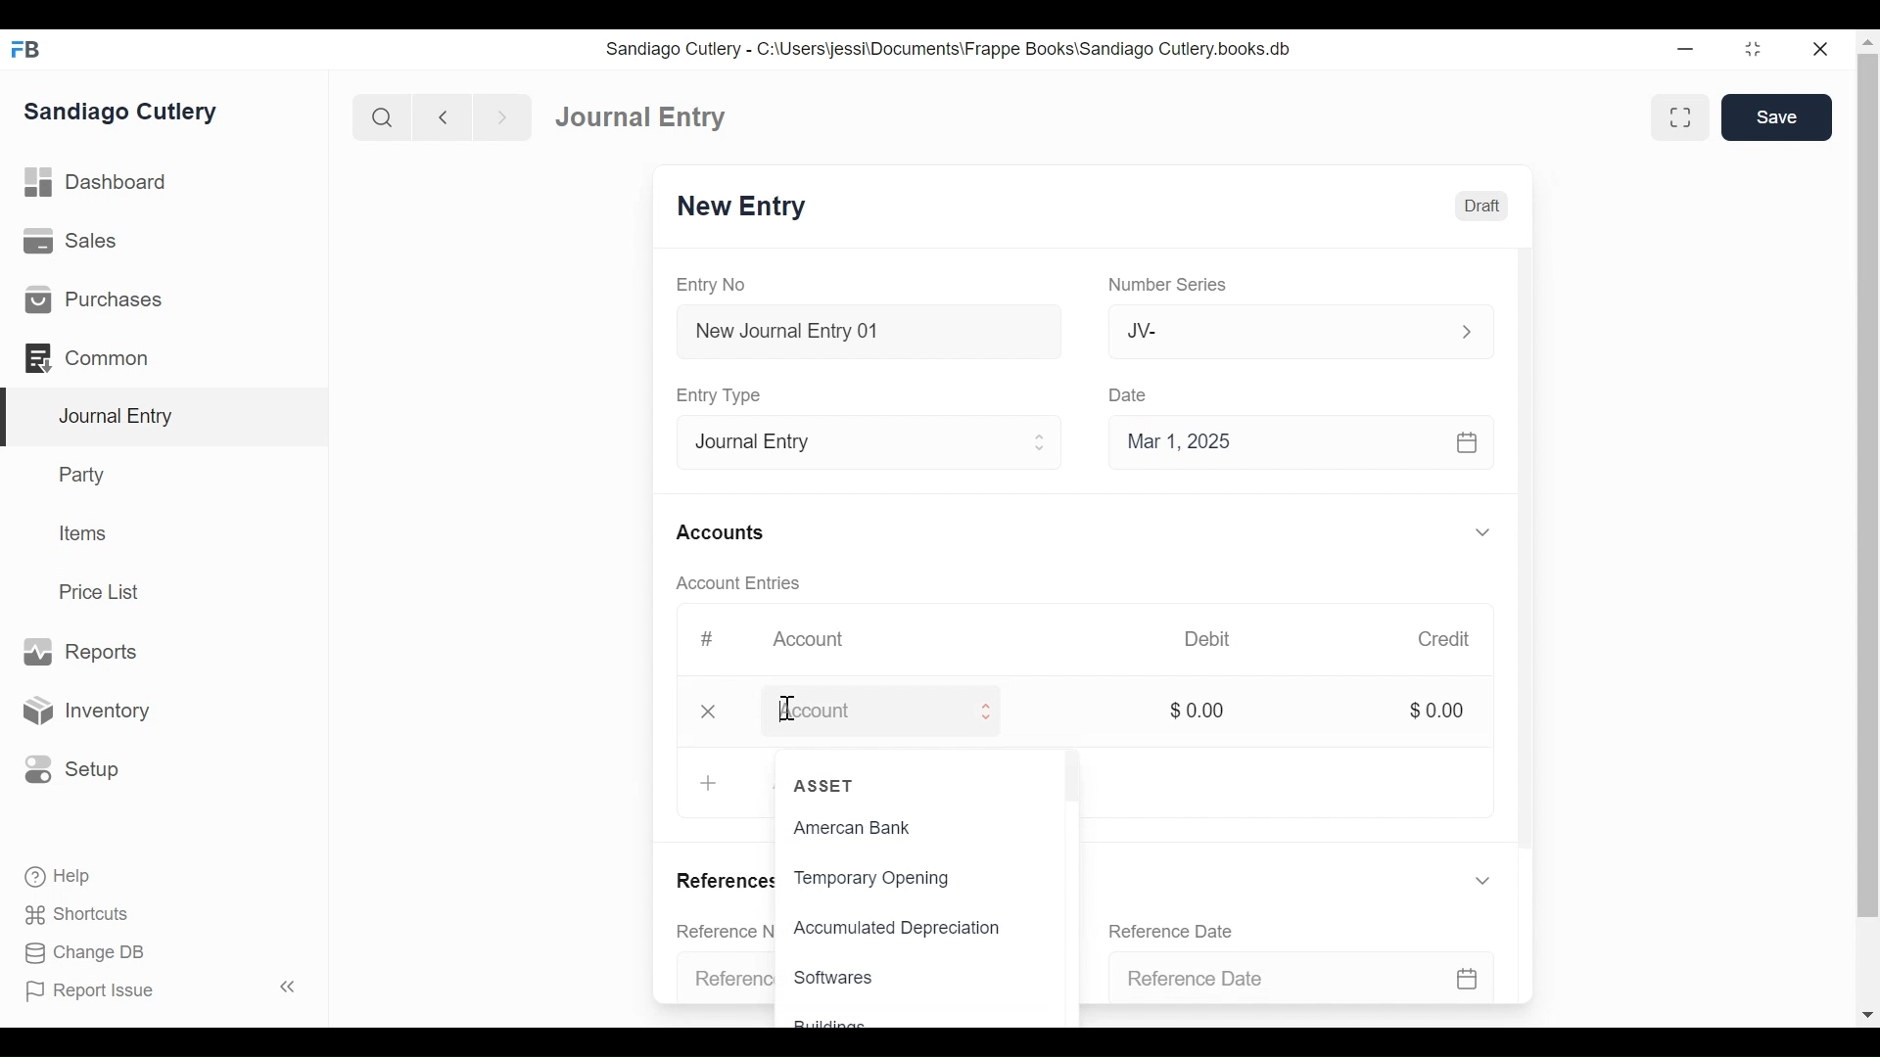  I want to click on ASSET, so click(842, 784).